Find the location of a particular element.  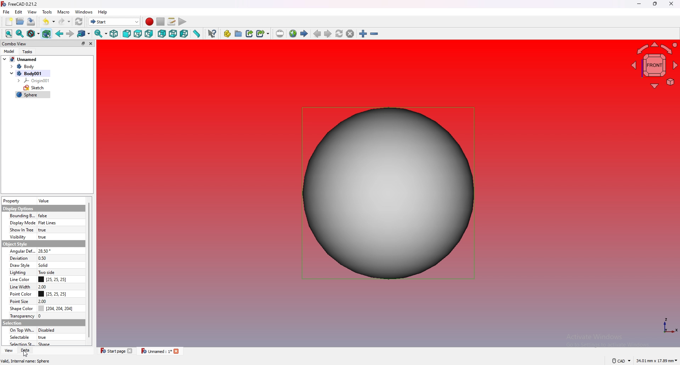

deviation is located at coordinates (42, 258).